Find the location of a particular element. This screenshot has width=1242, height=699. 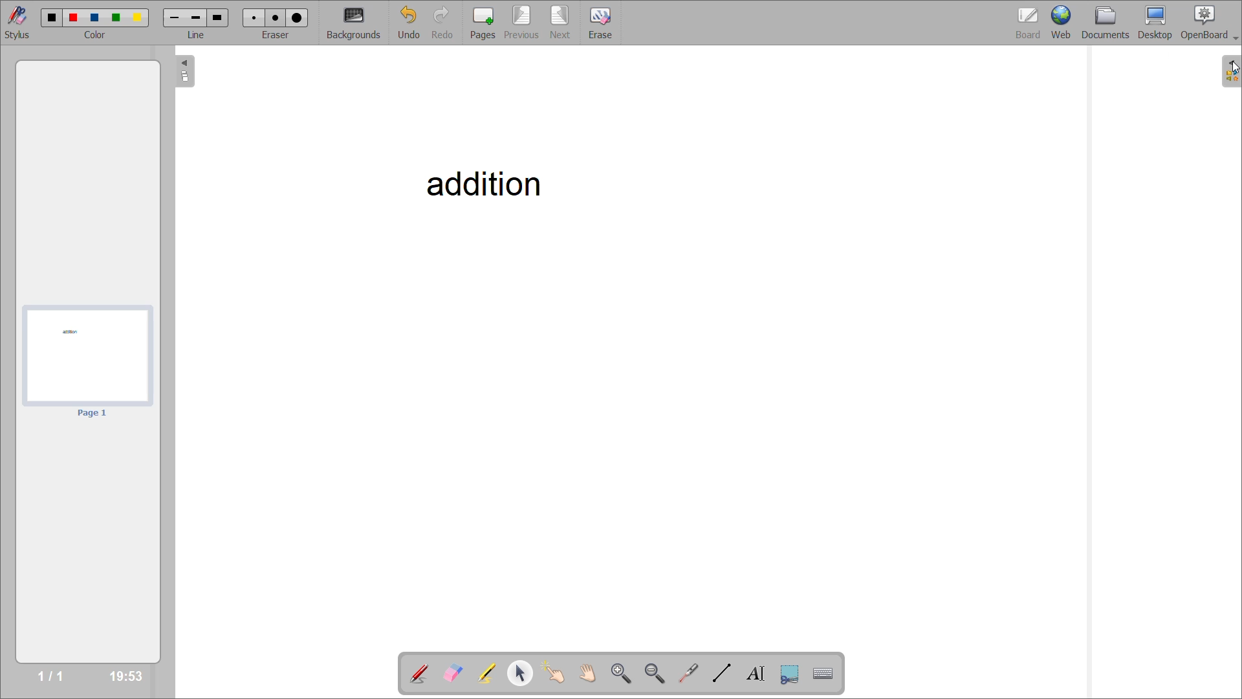

zoom out is located at coordinates (654, 671).